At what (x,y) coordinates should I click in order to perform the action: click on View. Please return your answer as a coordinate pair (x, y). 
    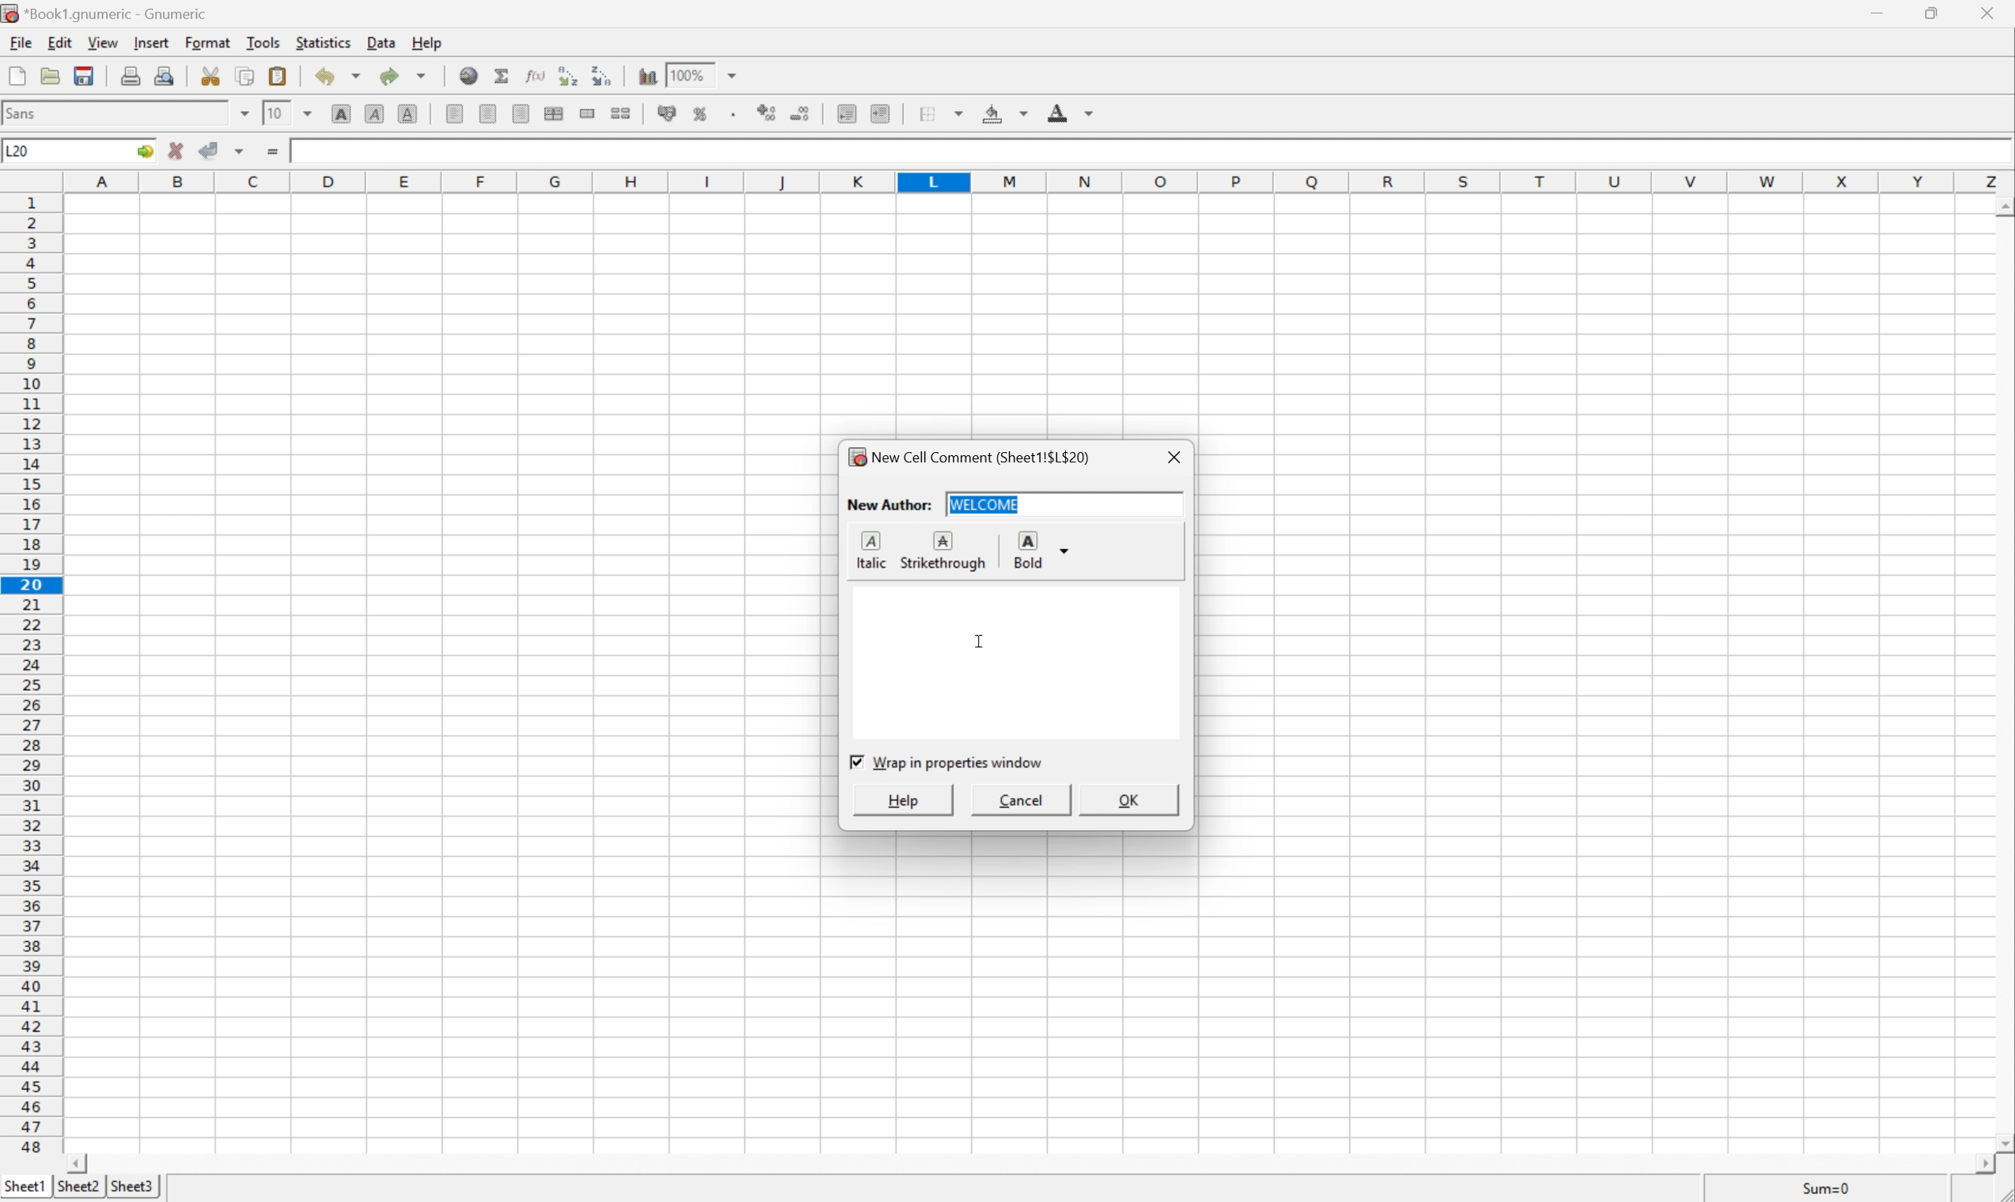
    Looking at the image, I should click on (104, 41).